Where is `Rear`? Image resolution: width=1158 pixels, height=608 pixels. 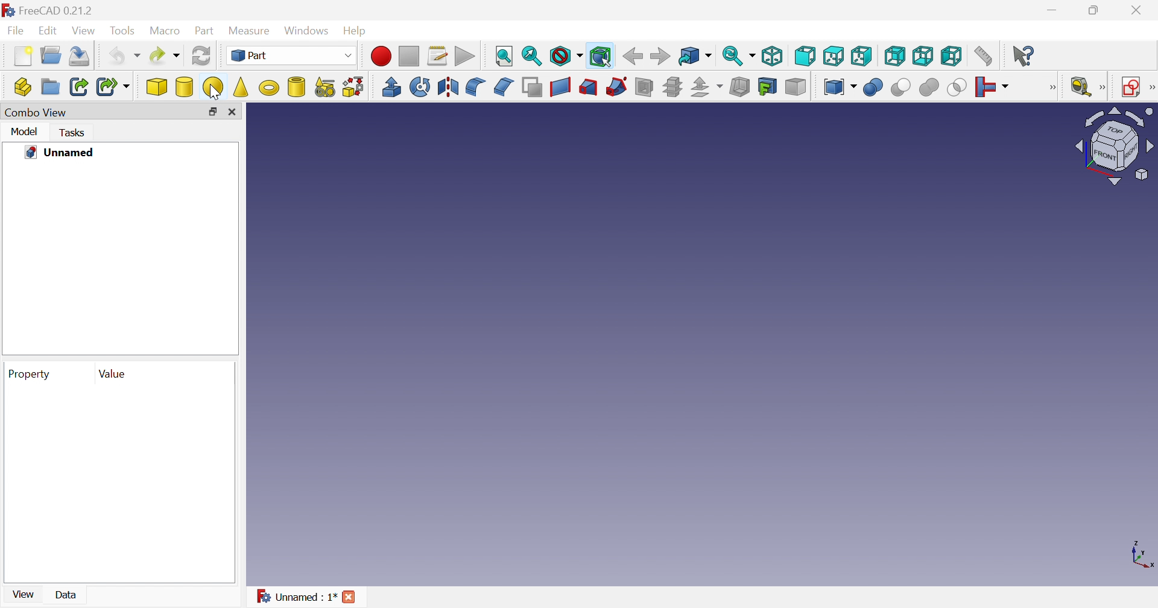 Rear is located at coordinates (896, 55).